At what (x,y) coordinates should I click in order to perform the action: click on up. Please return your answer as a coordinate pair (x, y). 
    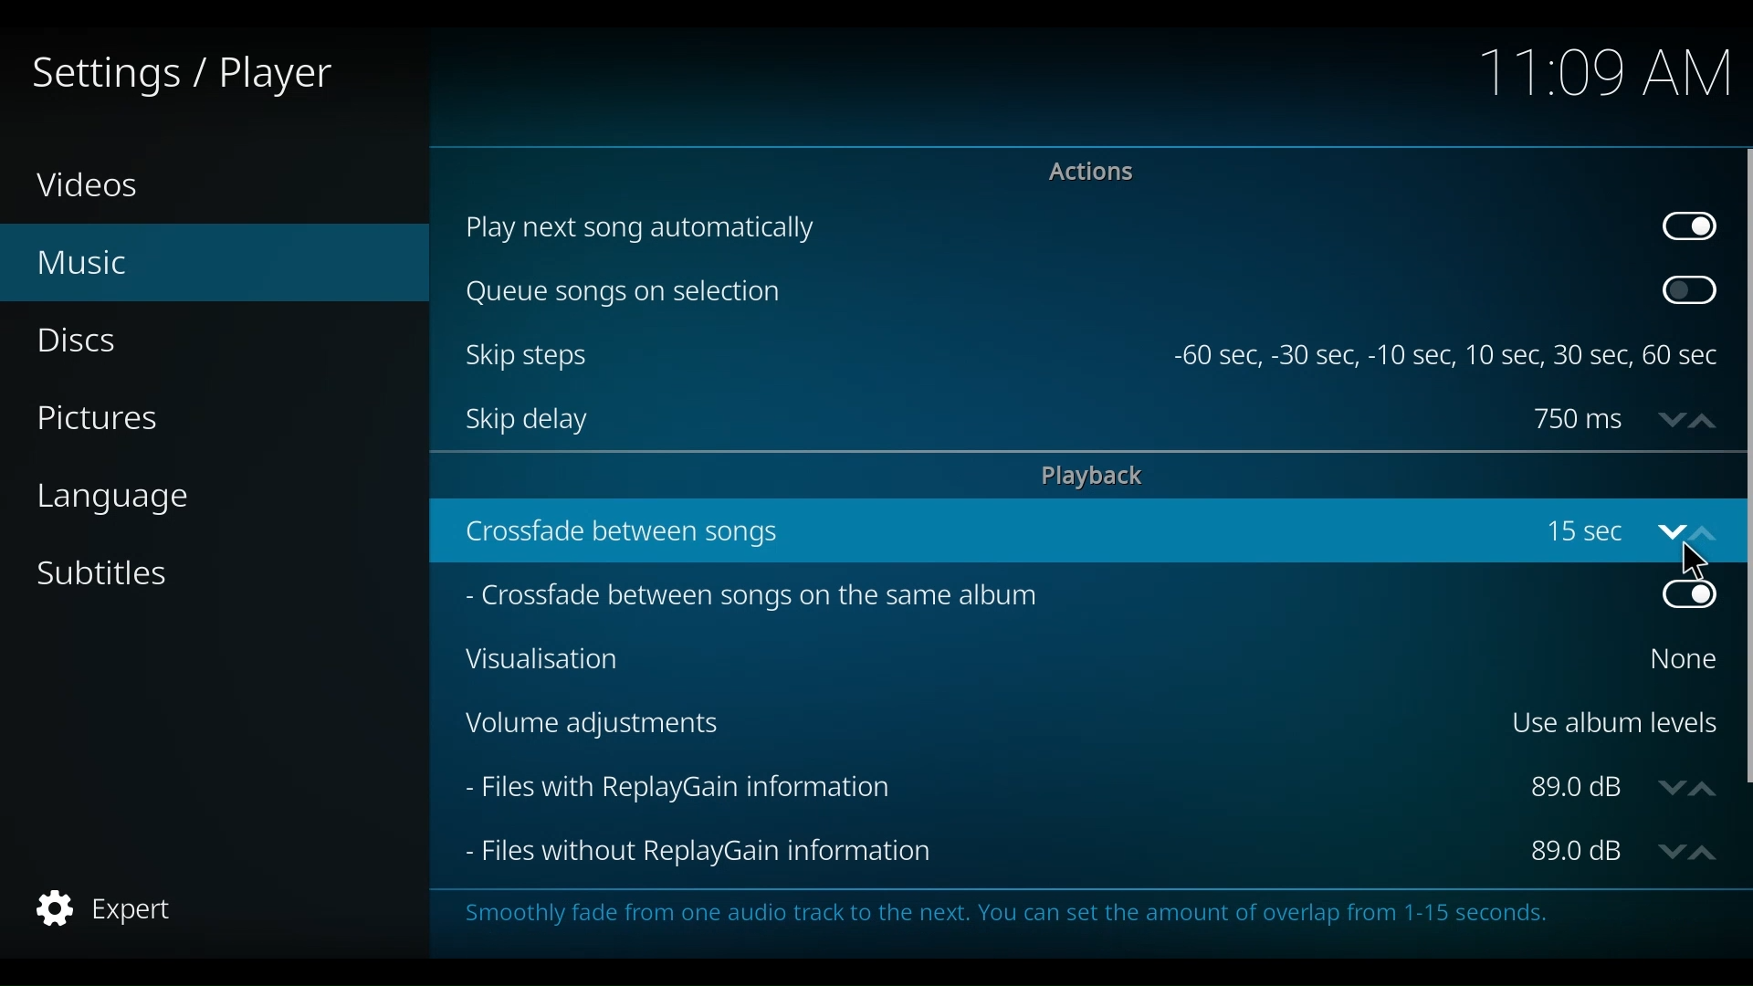
    Looking at the image, I should click on (1707, 534).